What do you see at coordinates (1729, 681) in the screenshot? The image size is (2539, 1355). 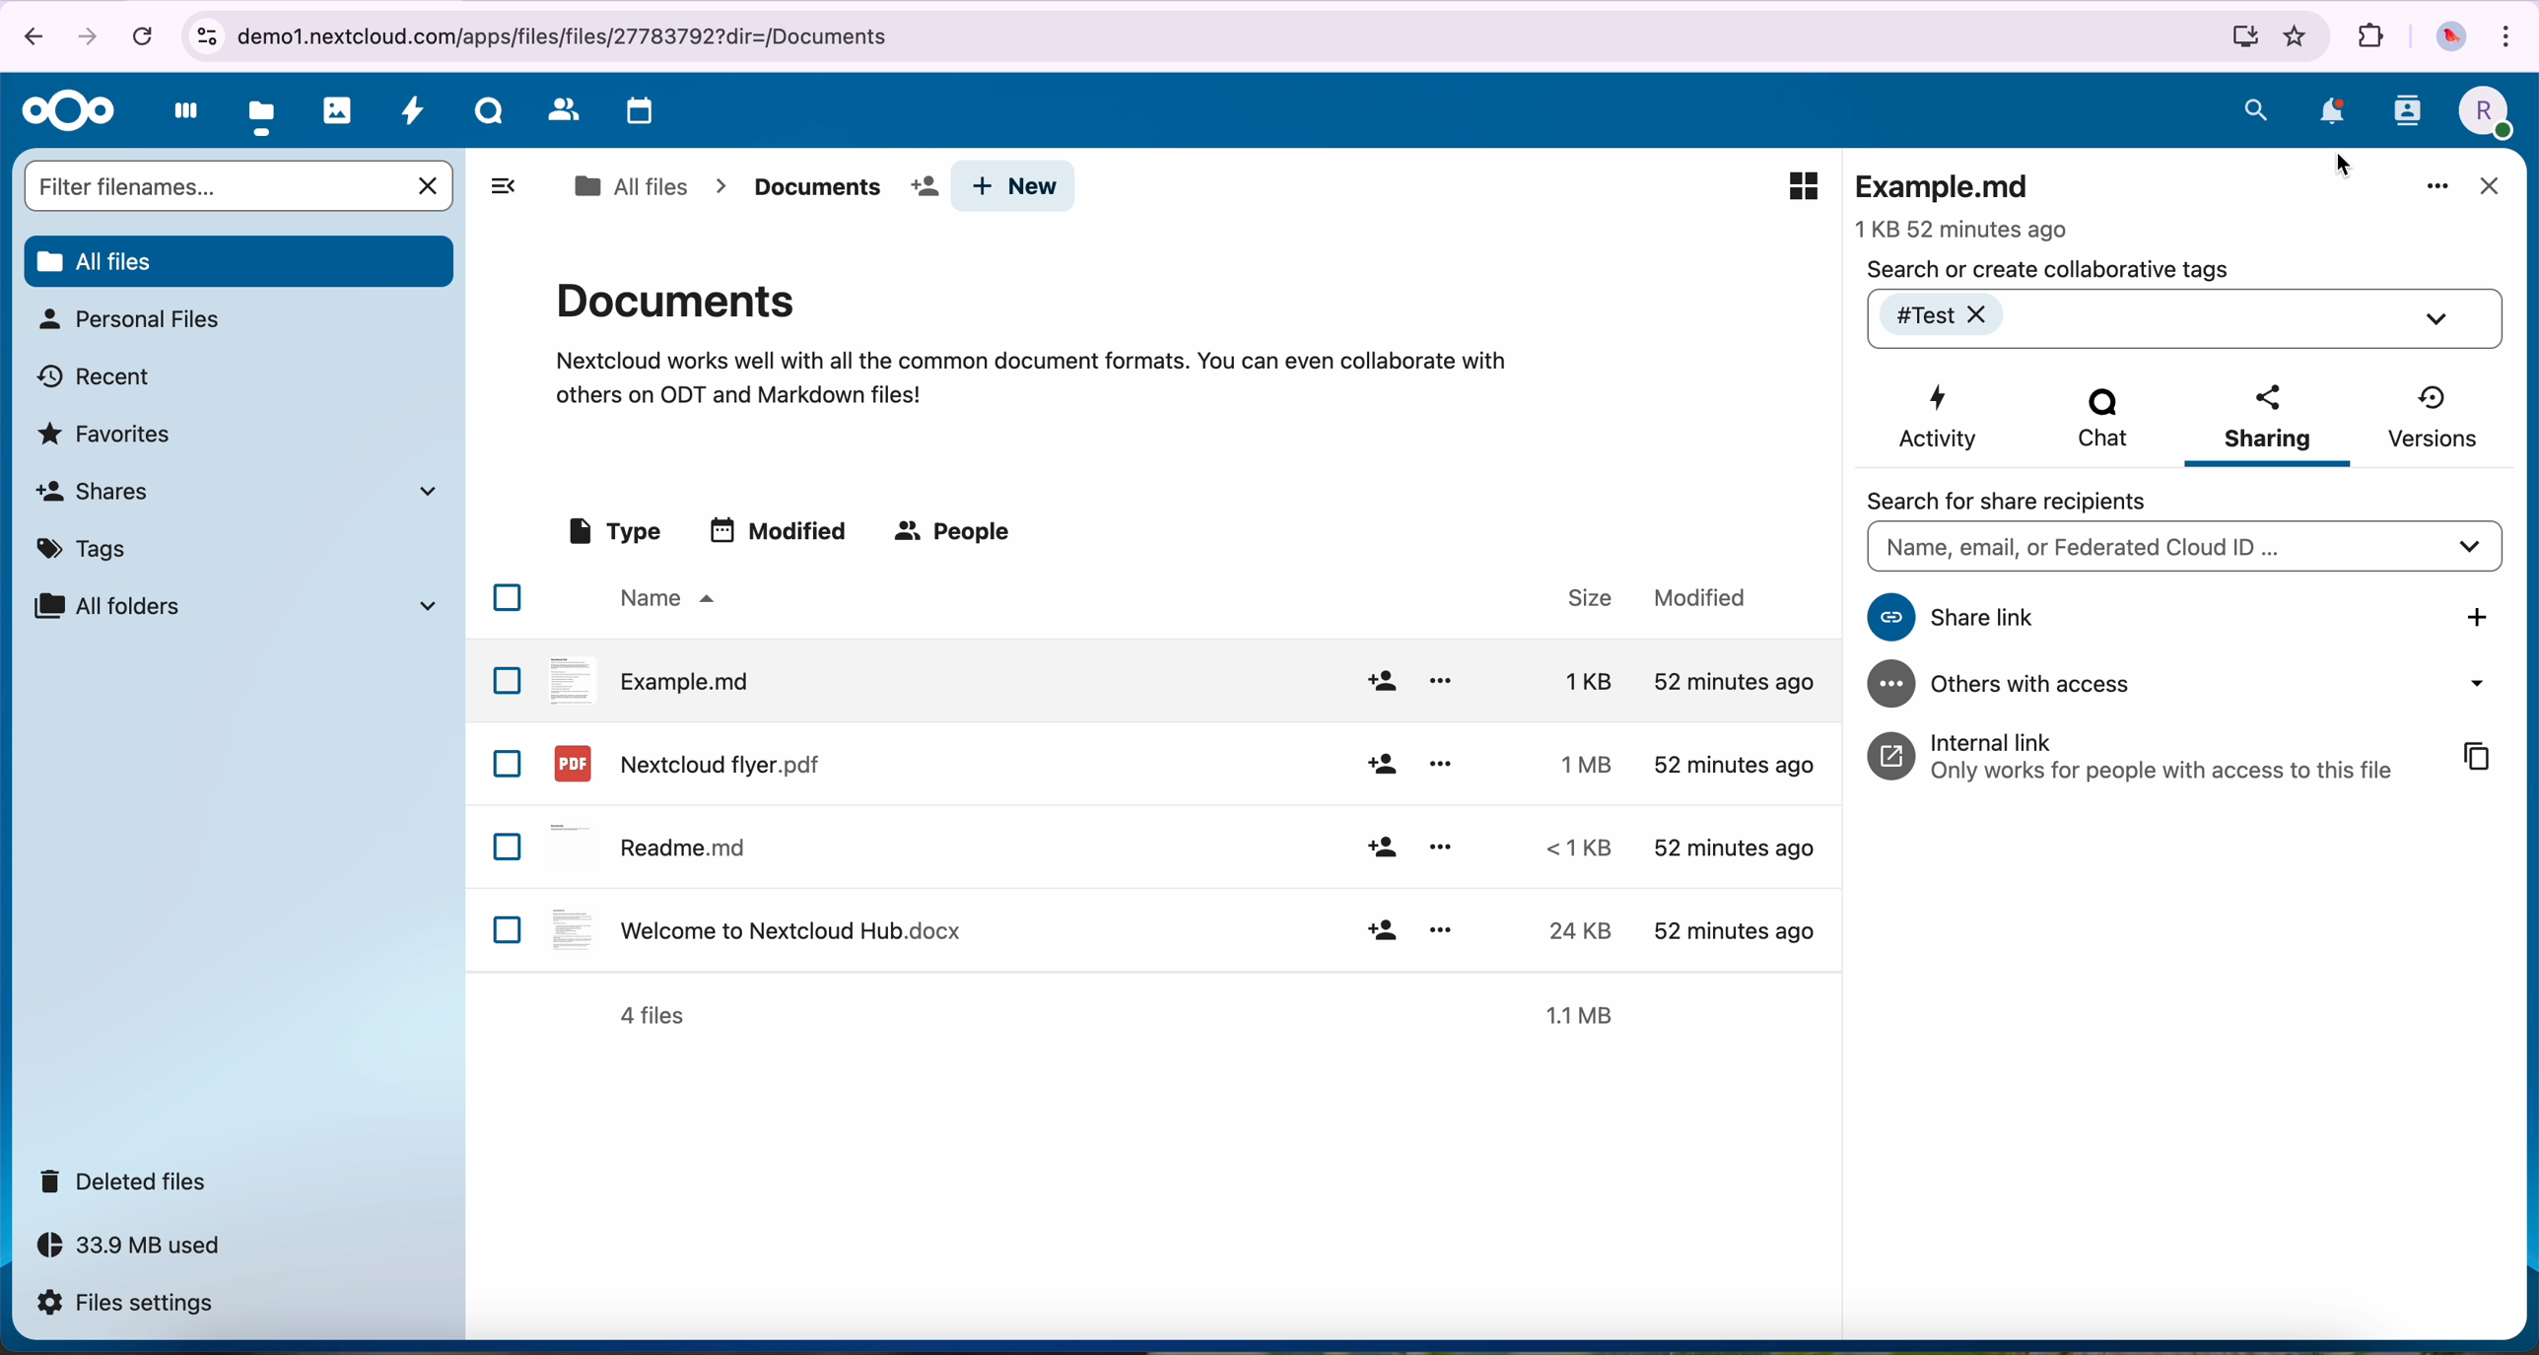 I see `modified` at bounding box center [1729, 681].